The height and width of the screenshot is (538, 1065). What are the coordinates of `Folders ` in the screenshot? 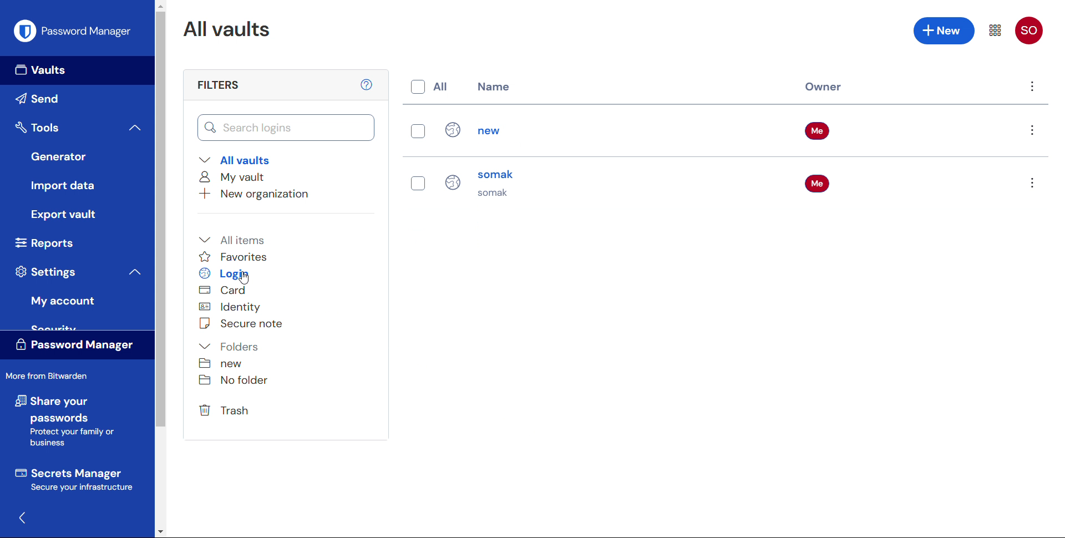 It's located at (229, 347).